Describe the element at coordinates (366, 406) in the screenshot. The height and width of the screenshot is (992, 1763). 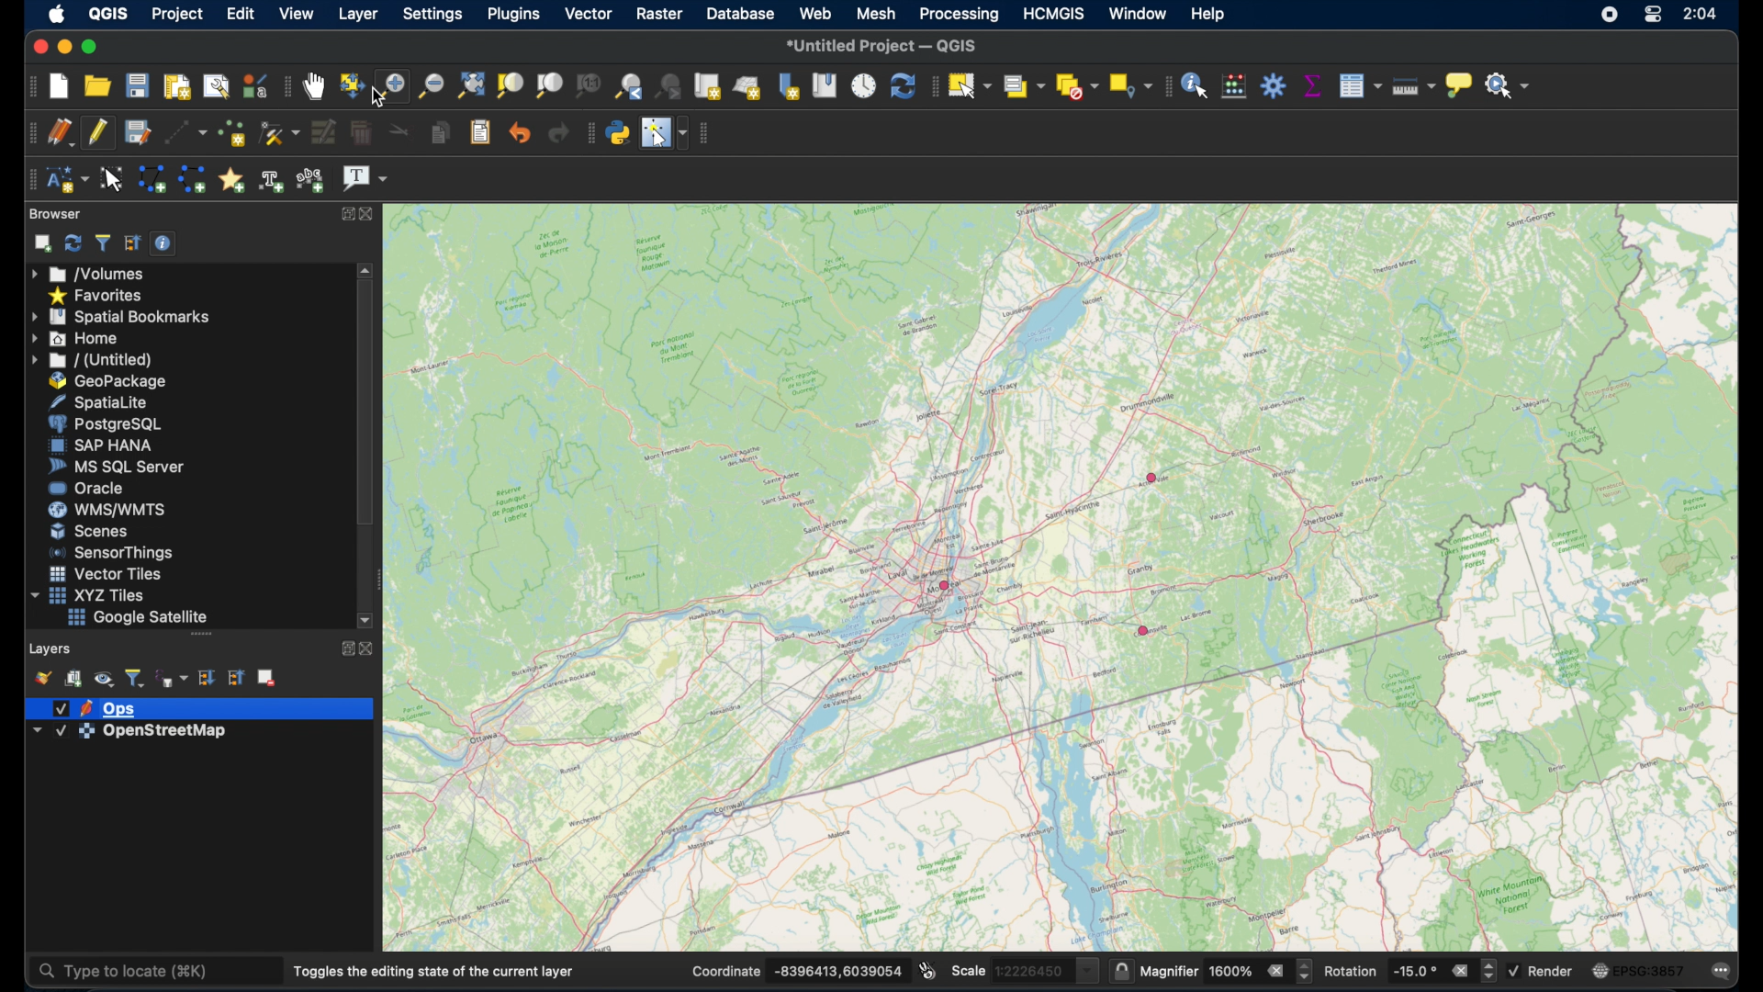
I see `scroll box` at that location.